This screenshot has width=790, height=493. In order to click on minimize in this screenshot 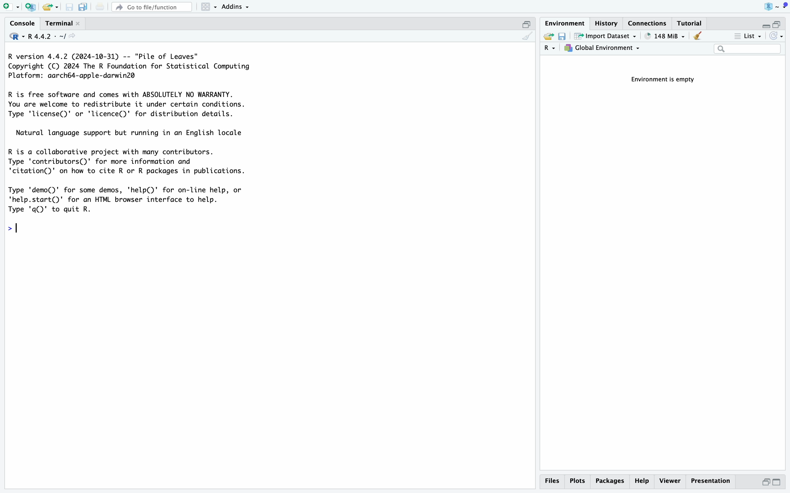, I will do `click(763, 484)`.